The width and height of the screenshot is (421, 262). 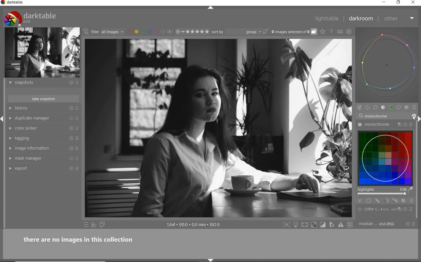 What do you see at coordinates (391, 108) in the screenshot?
I see `color` at bounding box center [391, 108].